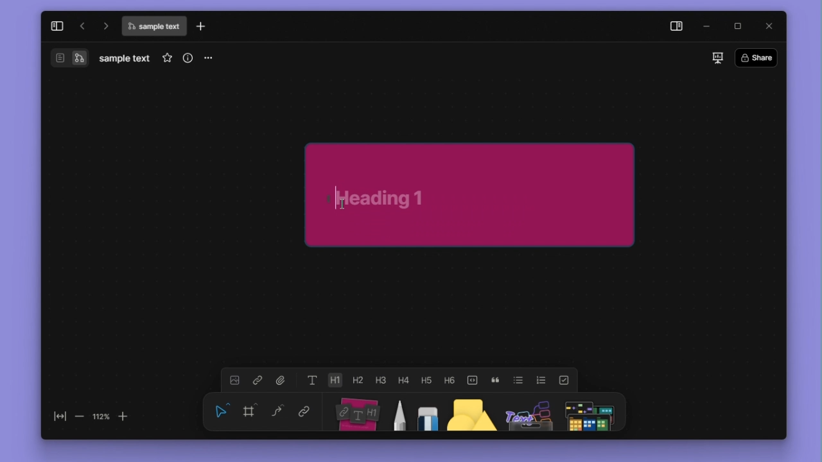 Image resolution: width=822 pixels, height=462 pixels. Describe the element at coordinates (167, 58) in the screenshot. I see `favourite` at that location.